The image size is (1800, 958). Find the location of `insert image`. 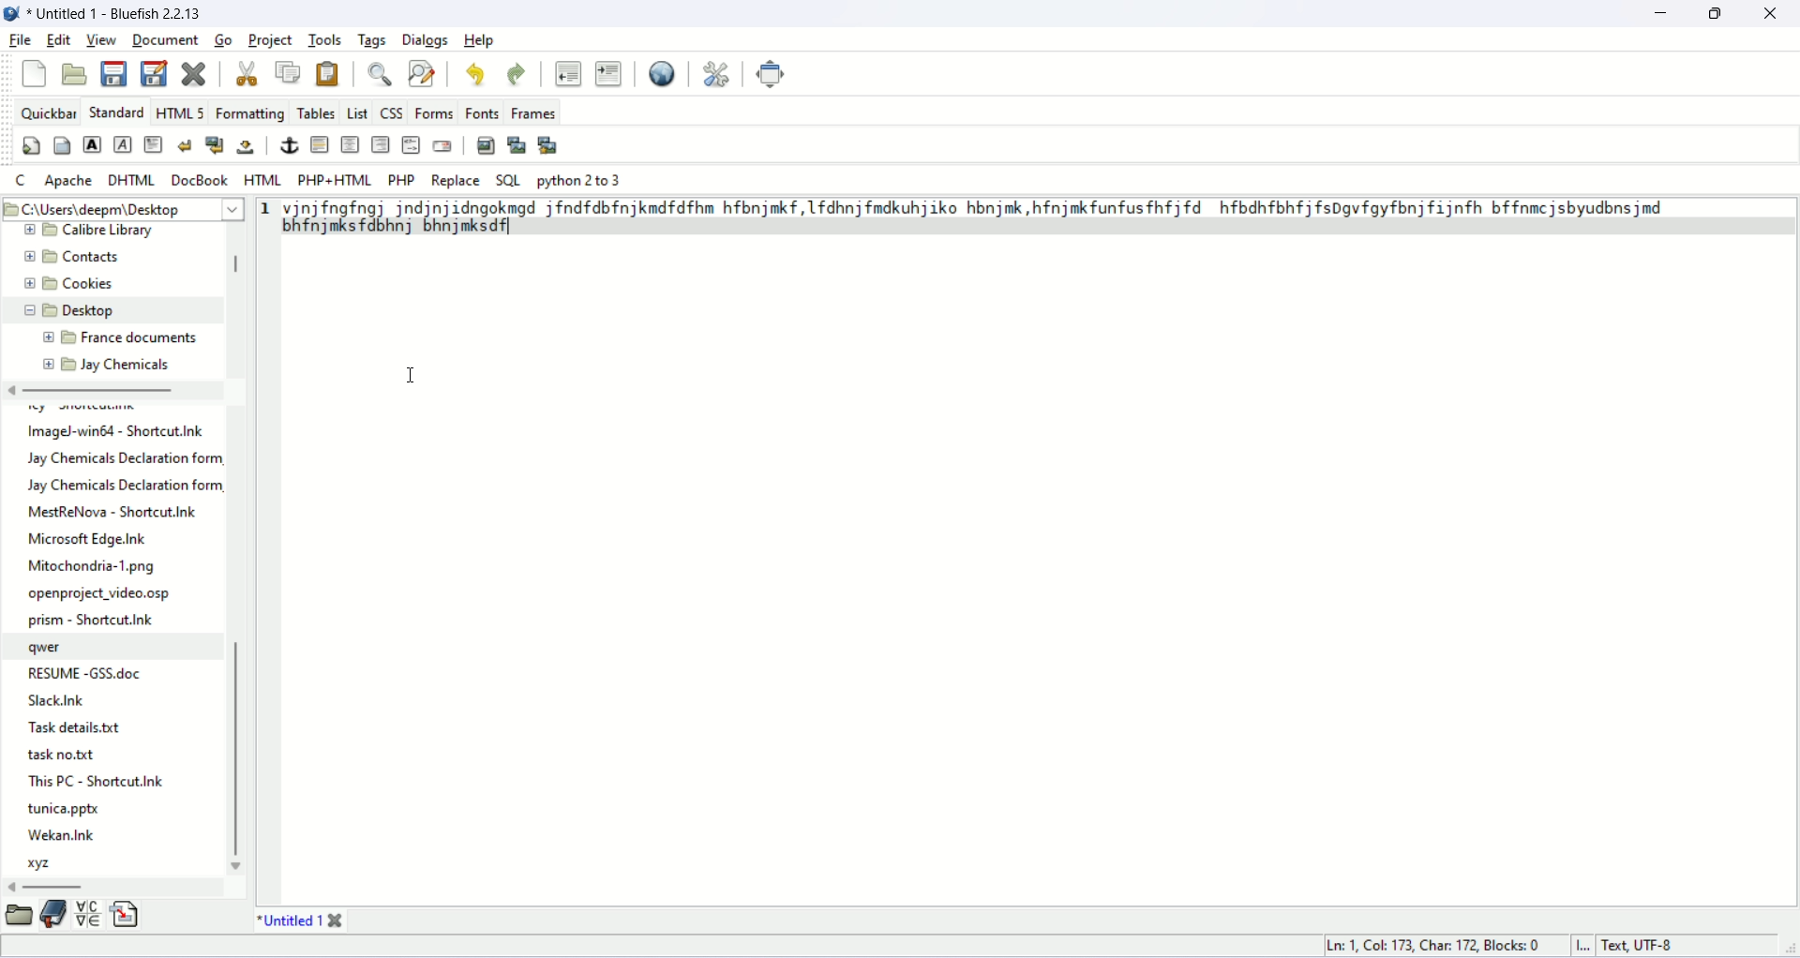

insert image is located at coordinates (486, 145).